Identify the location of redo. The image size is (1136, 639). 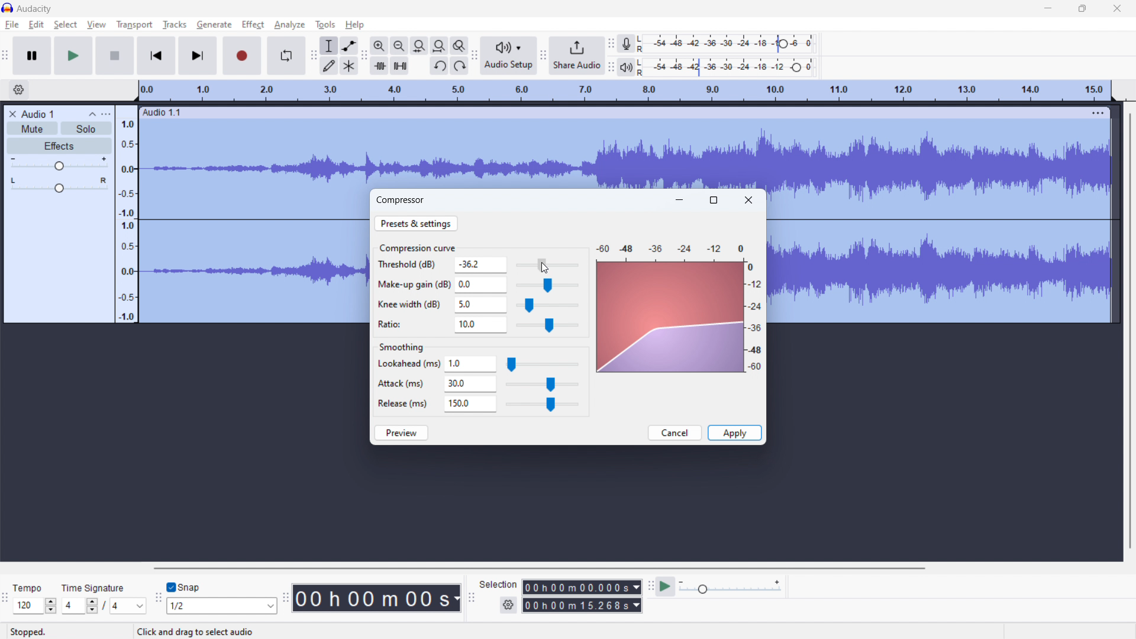
(459, 66).